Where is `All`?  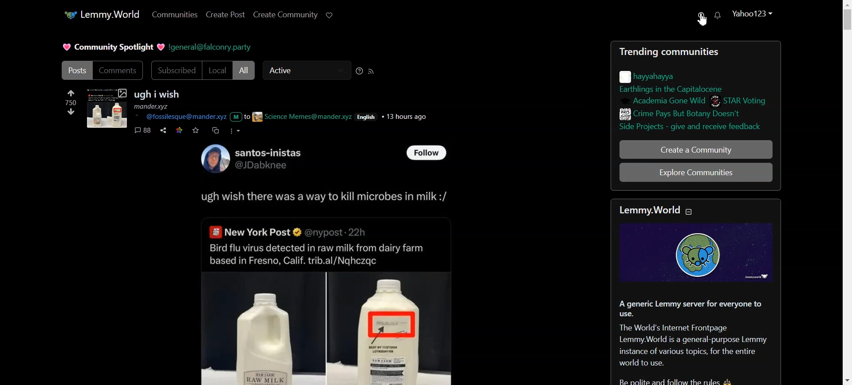 All is located at coordinates (245, 71).